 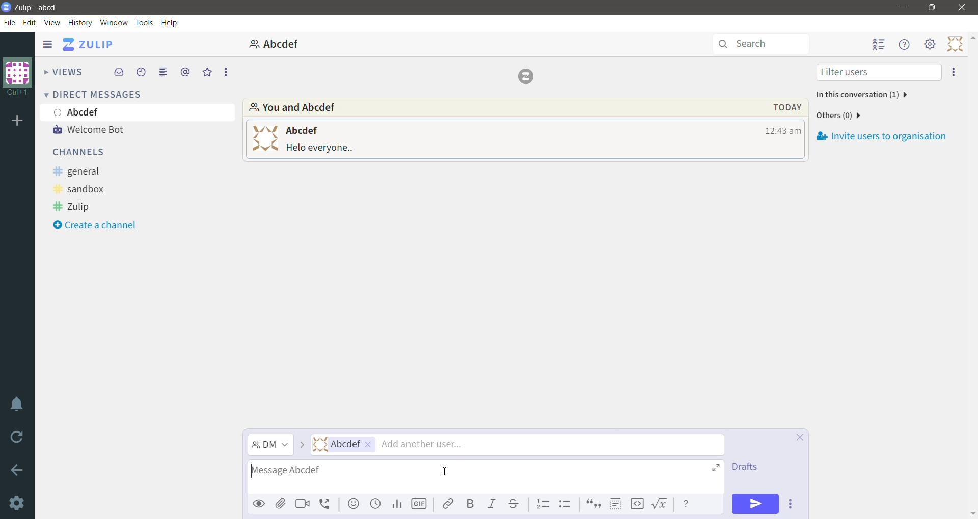 I want to click on Message Date, Time, so click(x=782, y=107).